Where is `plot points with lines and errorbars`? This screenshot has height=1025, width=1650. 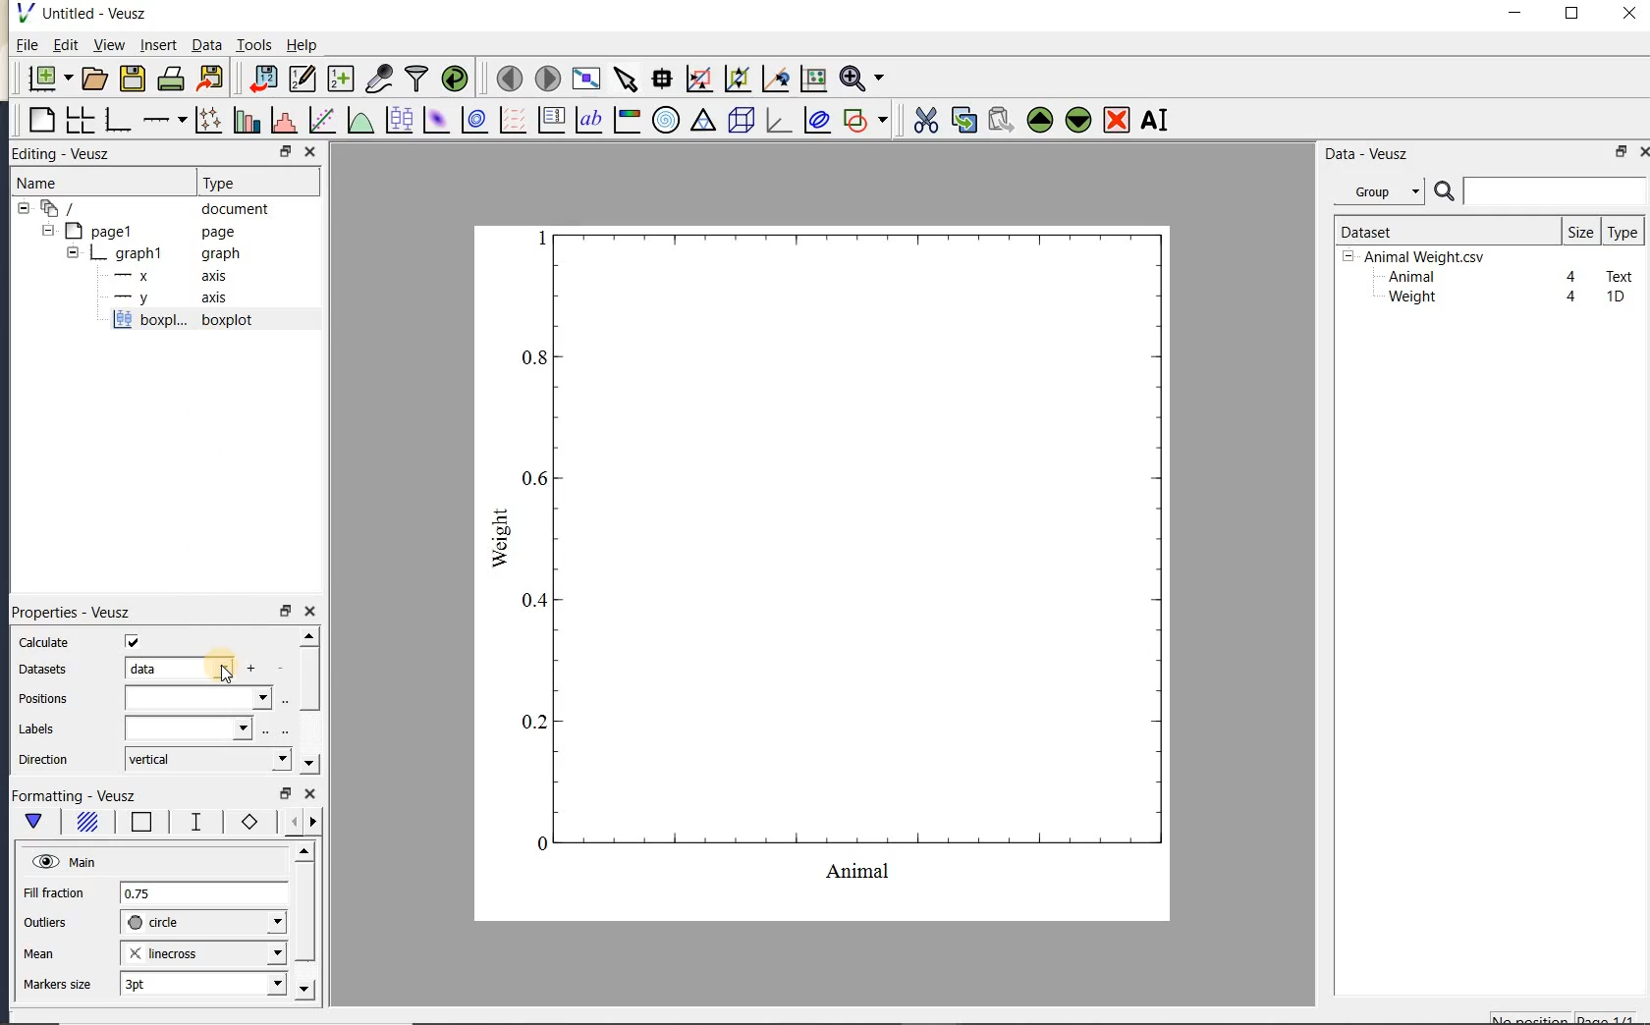 plot points with lines and errorbars is located at coordinates (210, 120).